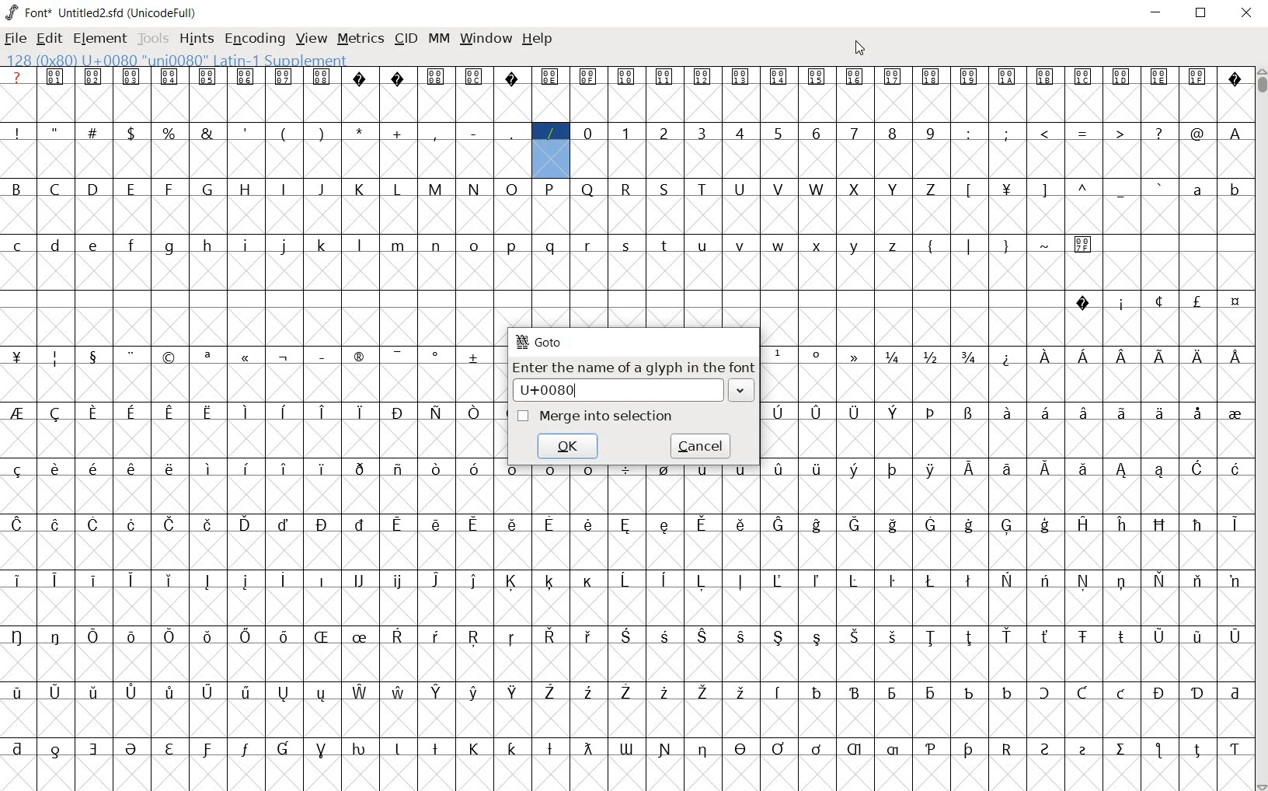  What do you see at coordinates (1235, 637) in the screenshot?
I see `glyph` at bounding box center [1235, 637].